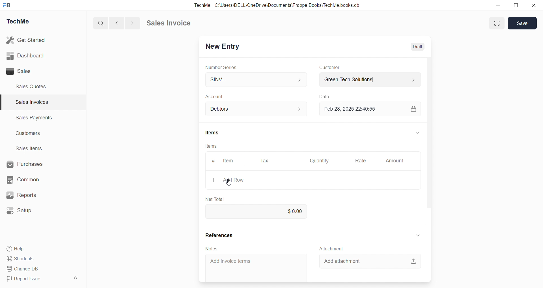 The image size is (543, 288). I want to click on FB, so click(7, 6).